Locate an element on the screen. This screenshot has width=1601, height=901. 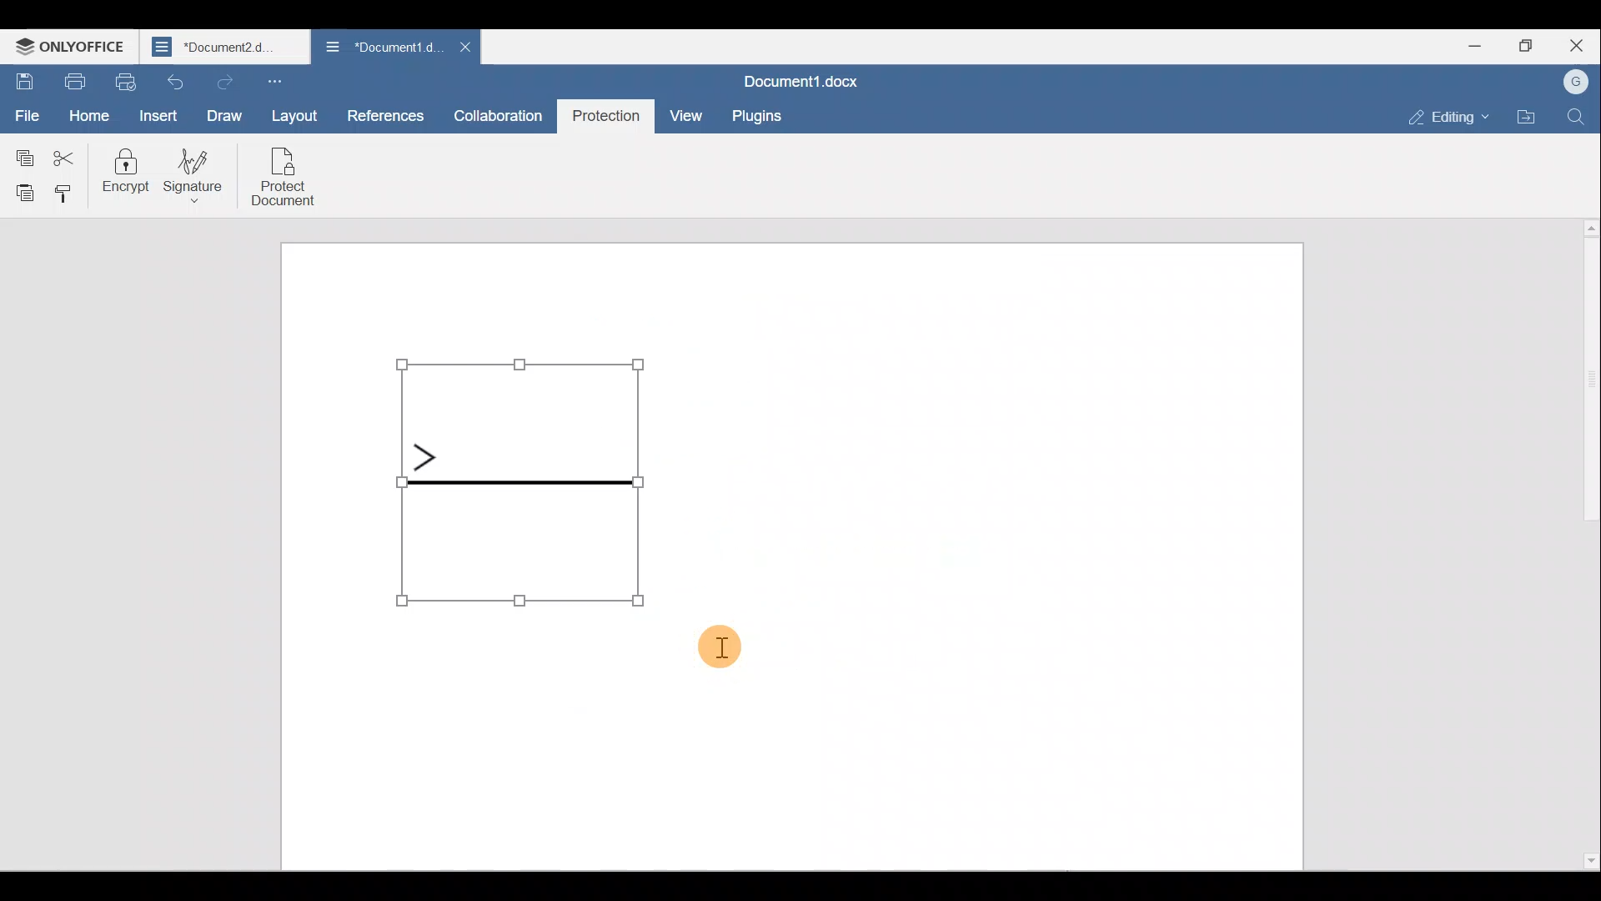
Find is located at coordinates (1577, 118).